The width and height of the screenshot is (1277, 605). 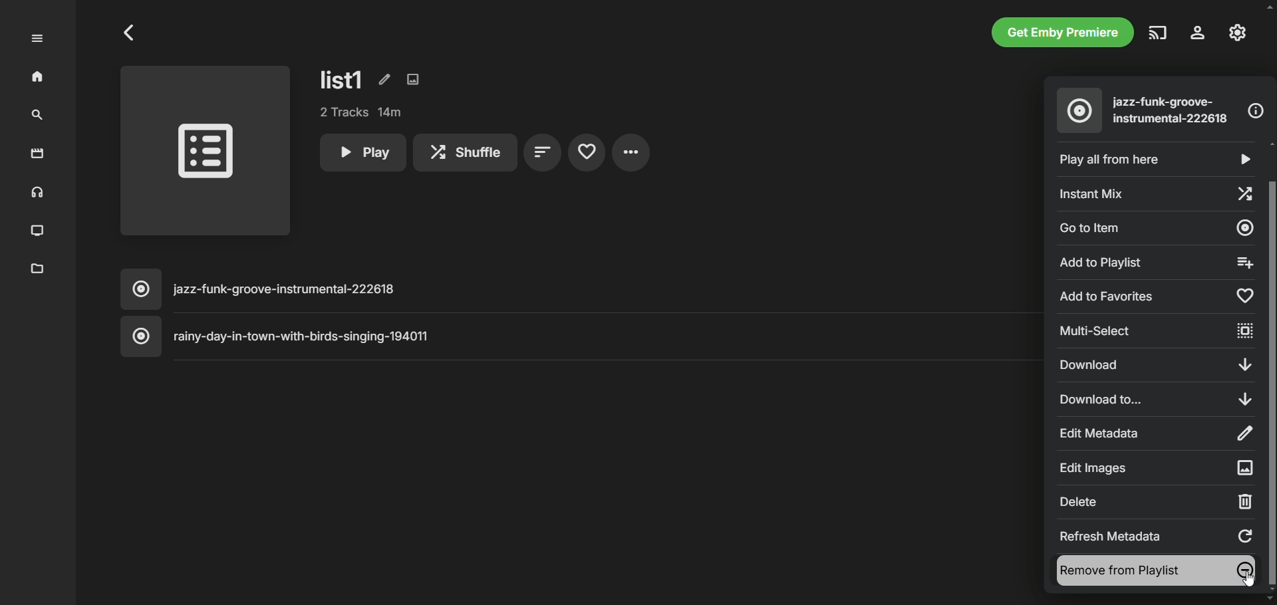 What do you see at coordinates (35, 193) in the screenshot?
I see `music` at bounding box center [35, 193].